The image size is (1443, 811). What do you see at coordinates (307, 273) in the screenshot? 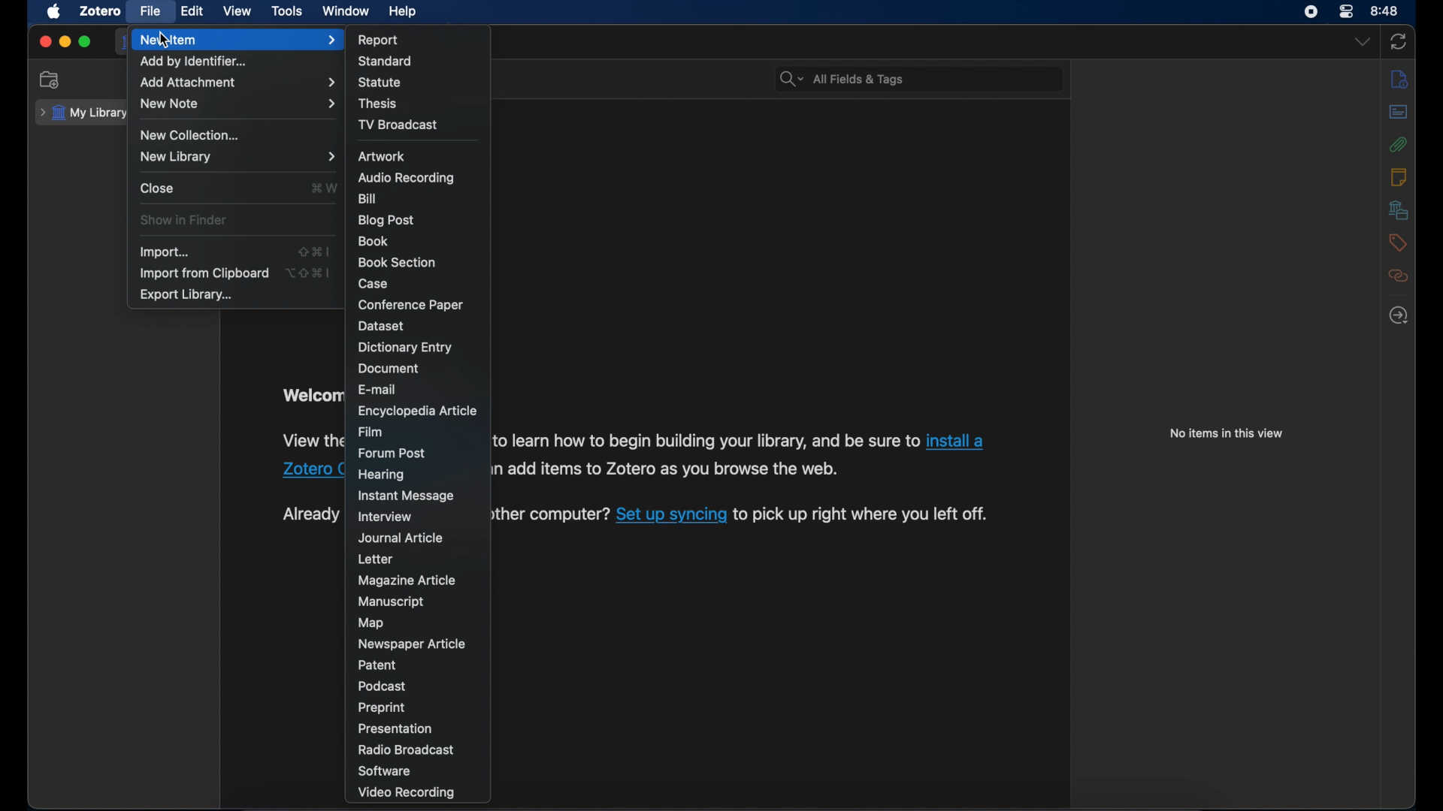
I see `shortcut` at bounding box center [307, 273].